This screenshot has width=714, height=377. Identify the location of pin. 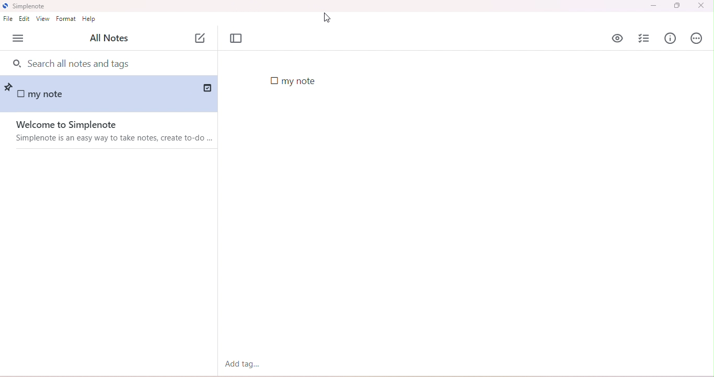
(10, 86).